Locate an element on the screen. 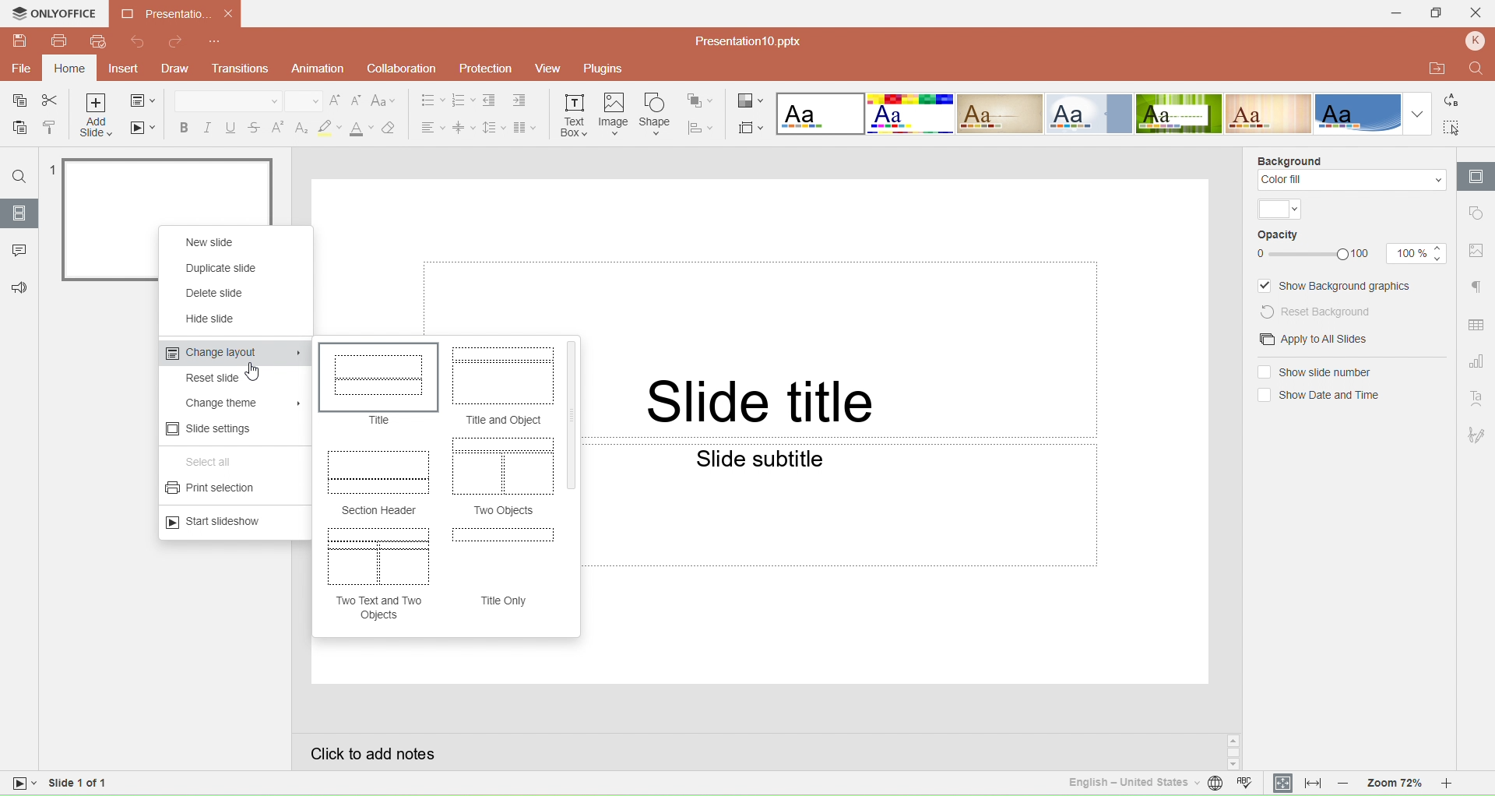 The height and width of the screenshot is (796, 1495). Undo is located at coordinates (141, 43).